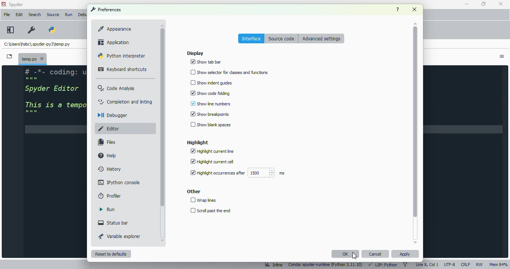  I want to click on vertical scroll bar, so click(415, 122).